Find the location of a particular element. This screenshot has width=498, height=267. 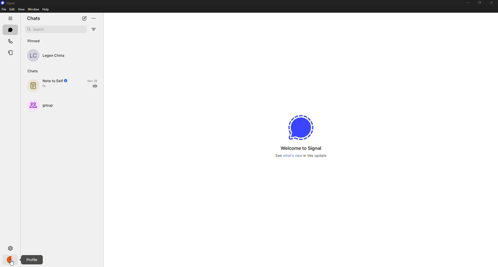

minimize is located at coordinates (466, 3).